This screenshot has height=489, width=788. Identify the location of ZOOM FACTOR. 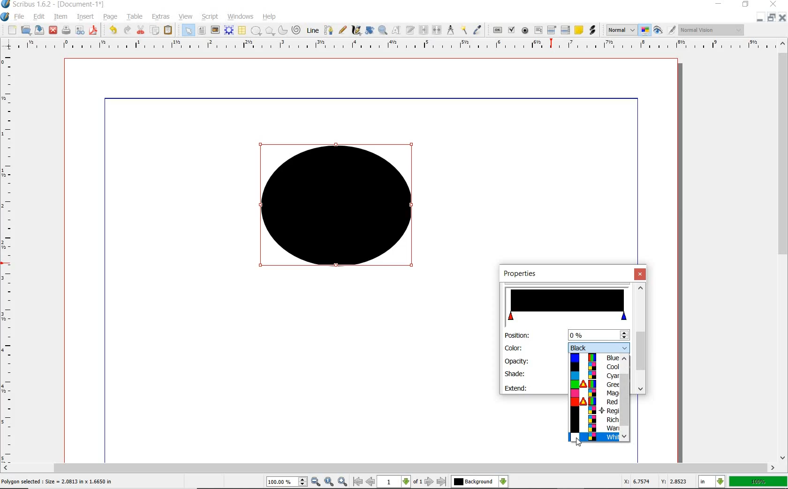
(758, 482).